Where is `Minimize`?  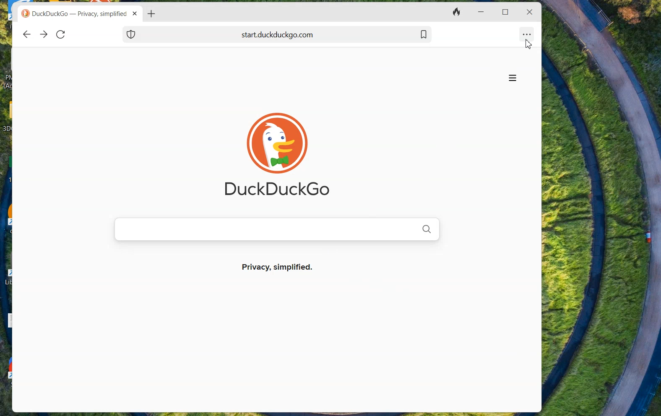 Minimize is located at coordinates (480, 13).